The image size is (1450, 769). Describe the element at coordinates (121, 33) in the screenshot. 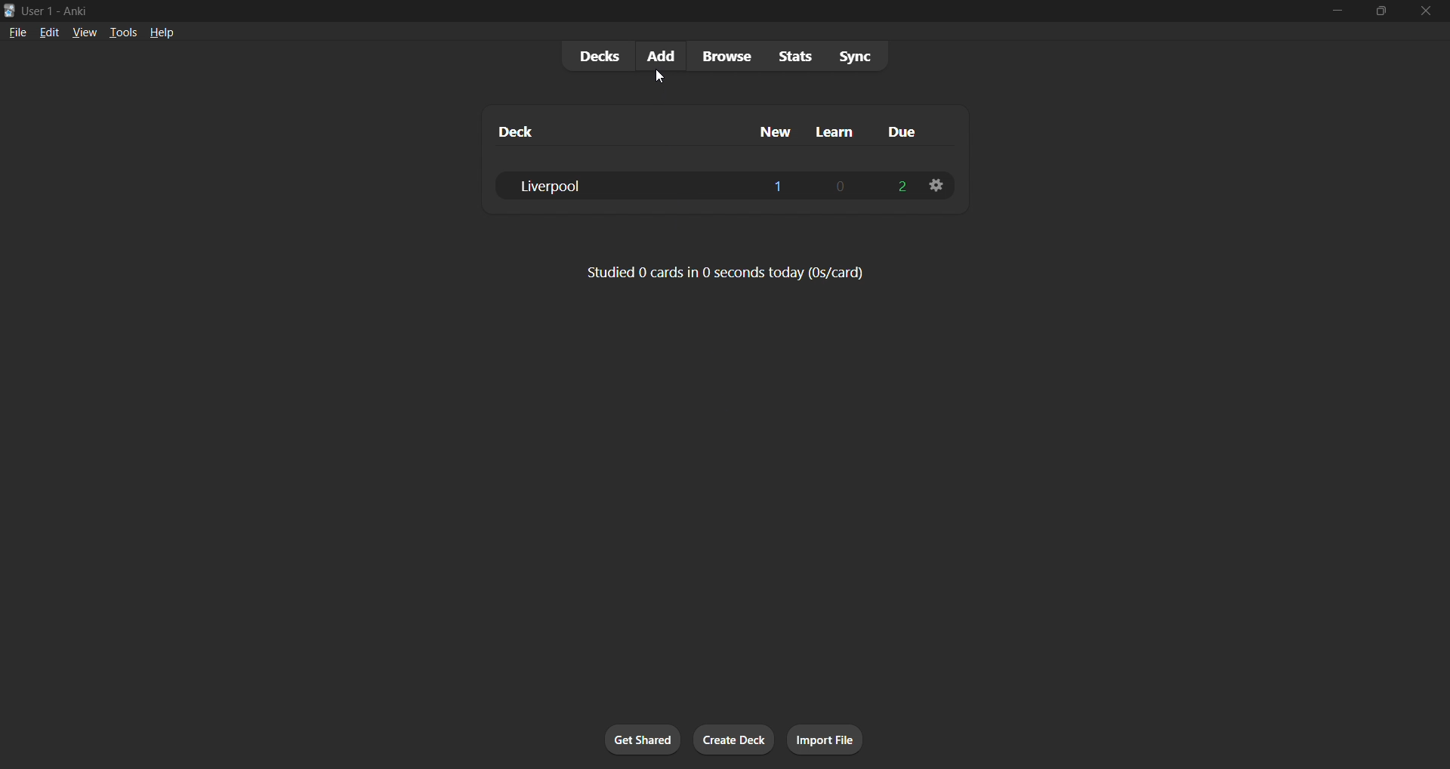

I see `tools` at that location.